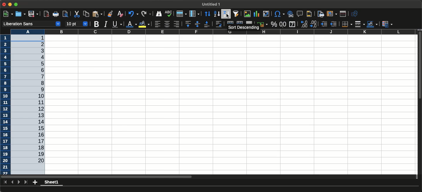 The image size is (422, 192). Describe the element at coordinates (264, 24) in the screenshot. I see `Currency` at that location.